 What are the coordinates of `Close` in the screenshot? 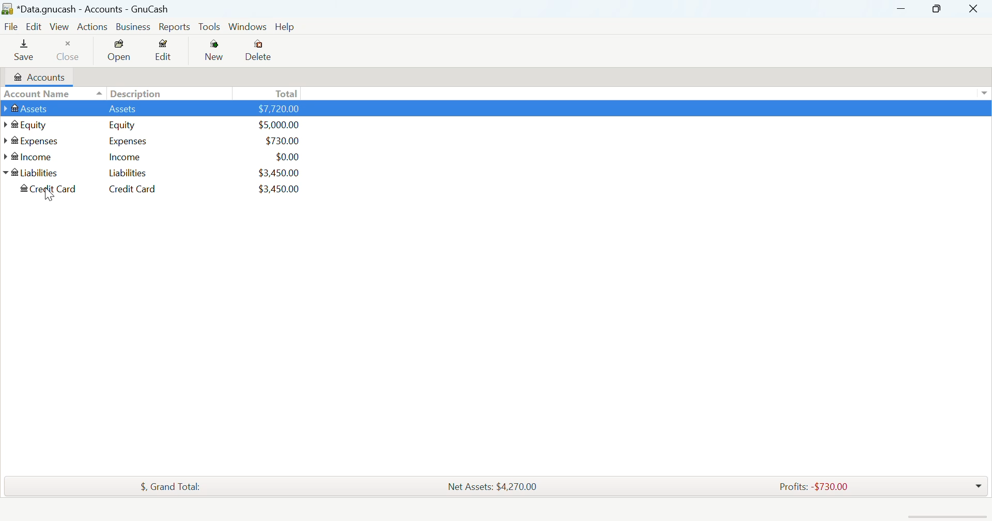 It's located at (71, 51).